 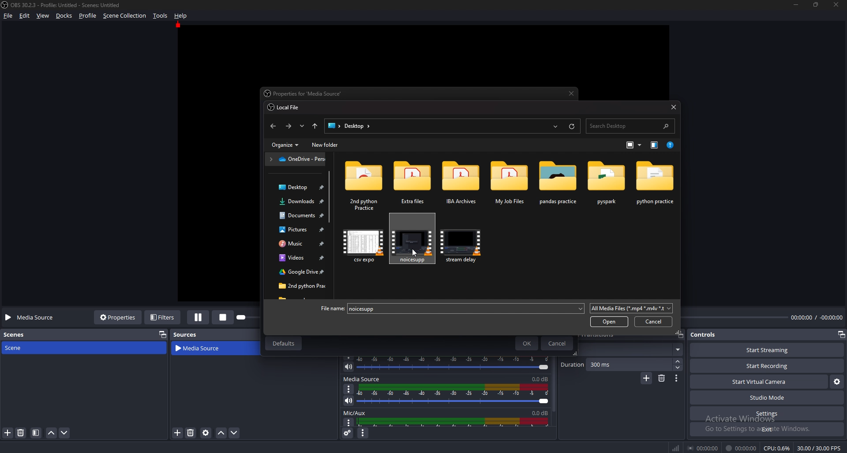 I want to click on folder, so click(x=510, y=182).